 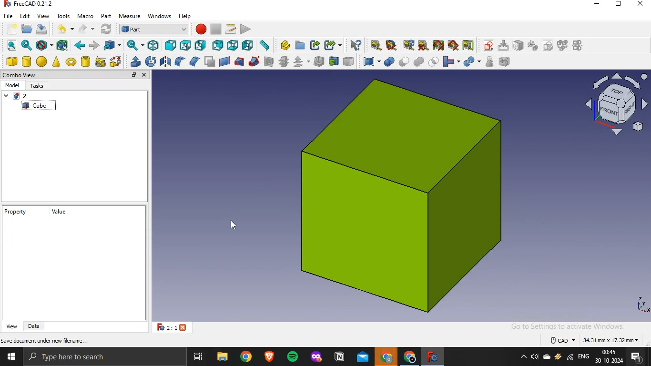 I want to click on fillet, so click(x=179, y=62).